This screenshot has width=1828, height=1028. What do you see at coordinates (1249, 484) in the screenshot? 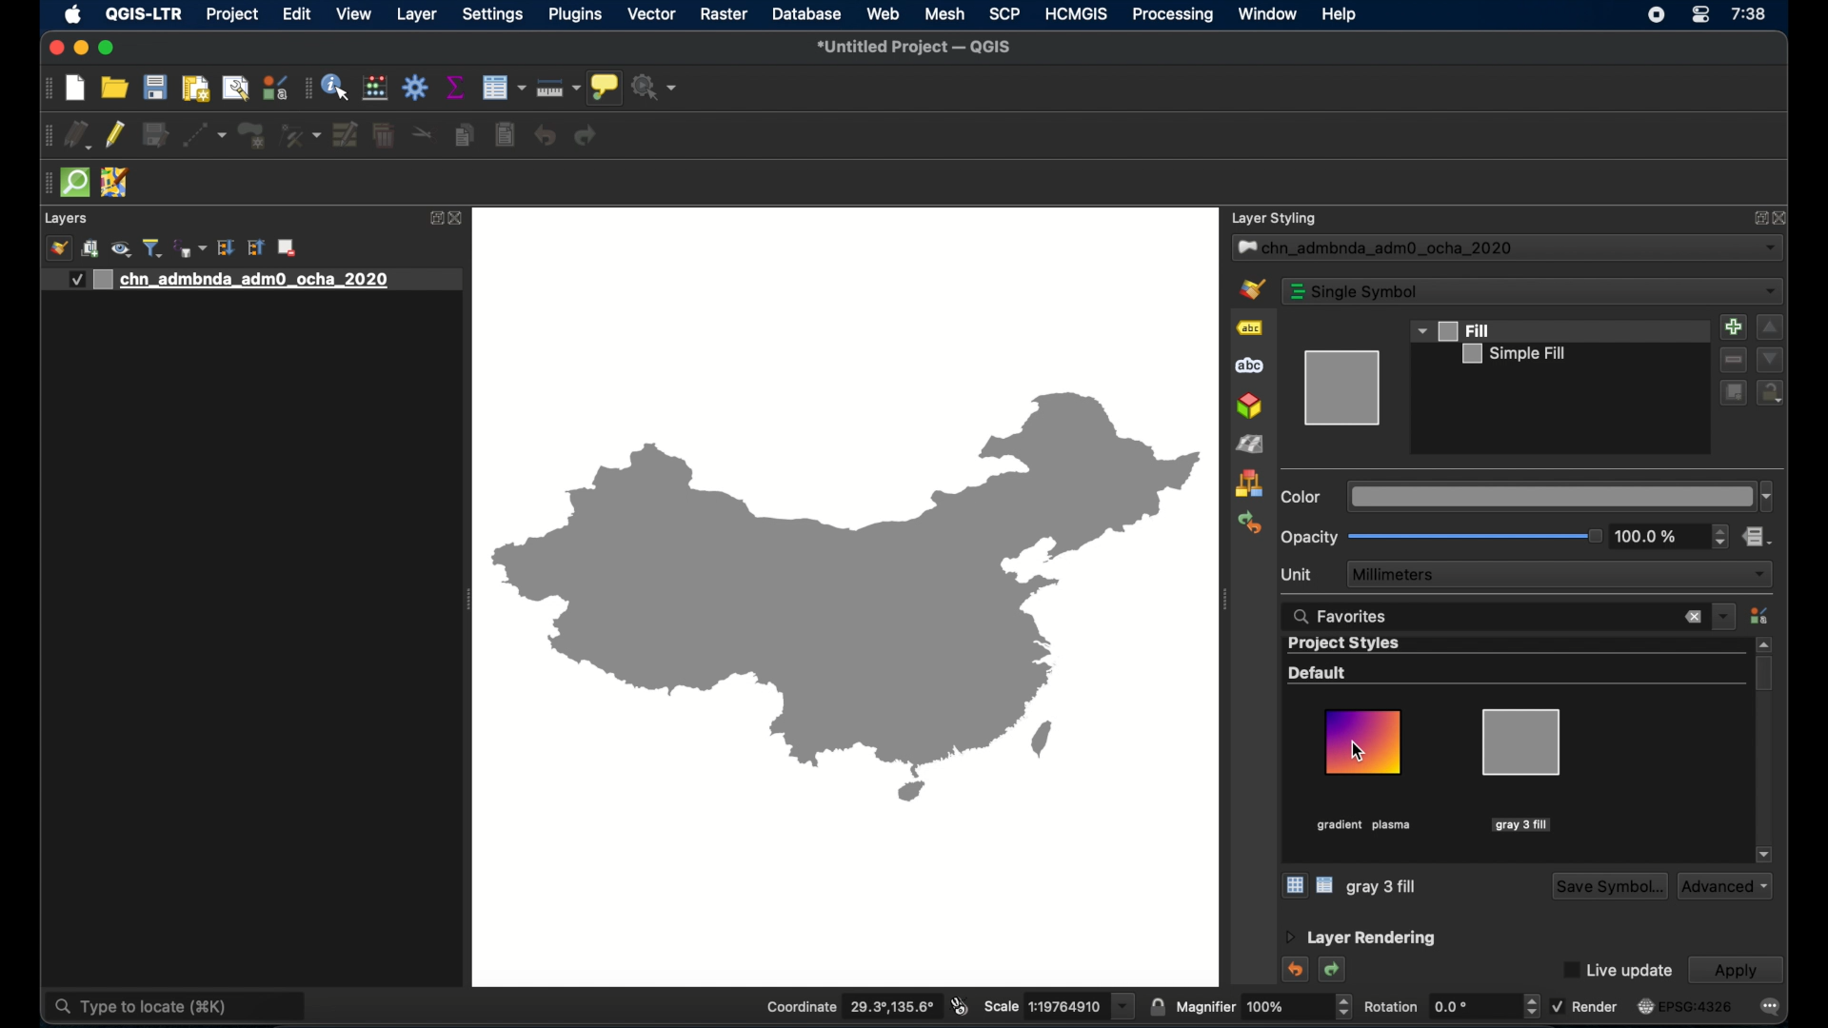
I see `style manager` at bounding box center [1249, 484].